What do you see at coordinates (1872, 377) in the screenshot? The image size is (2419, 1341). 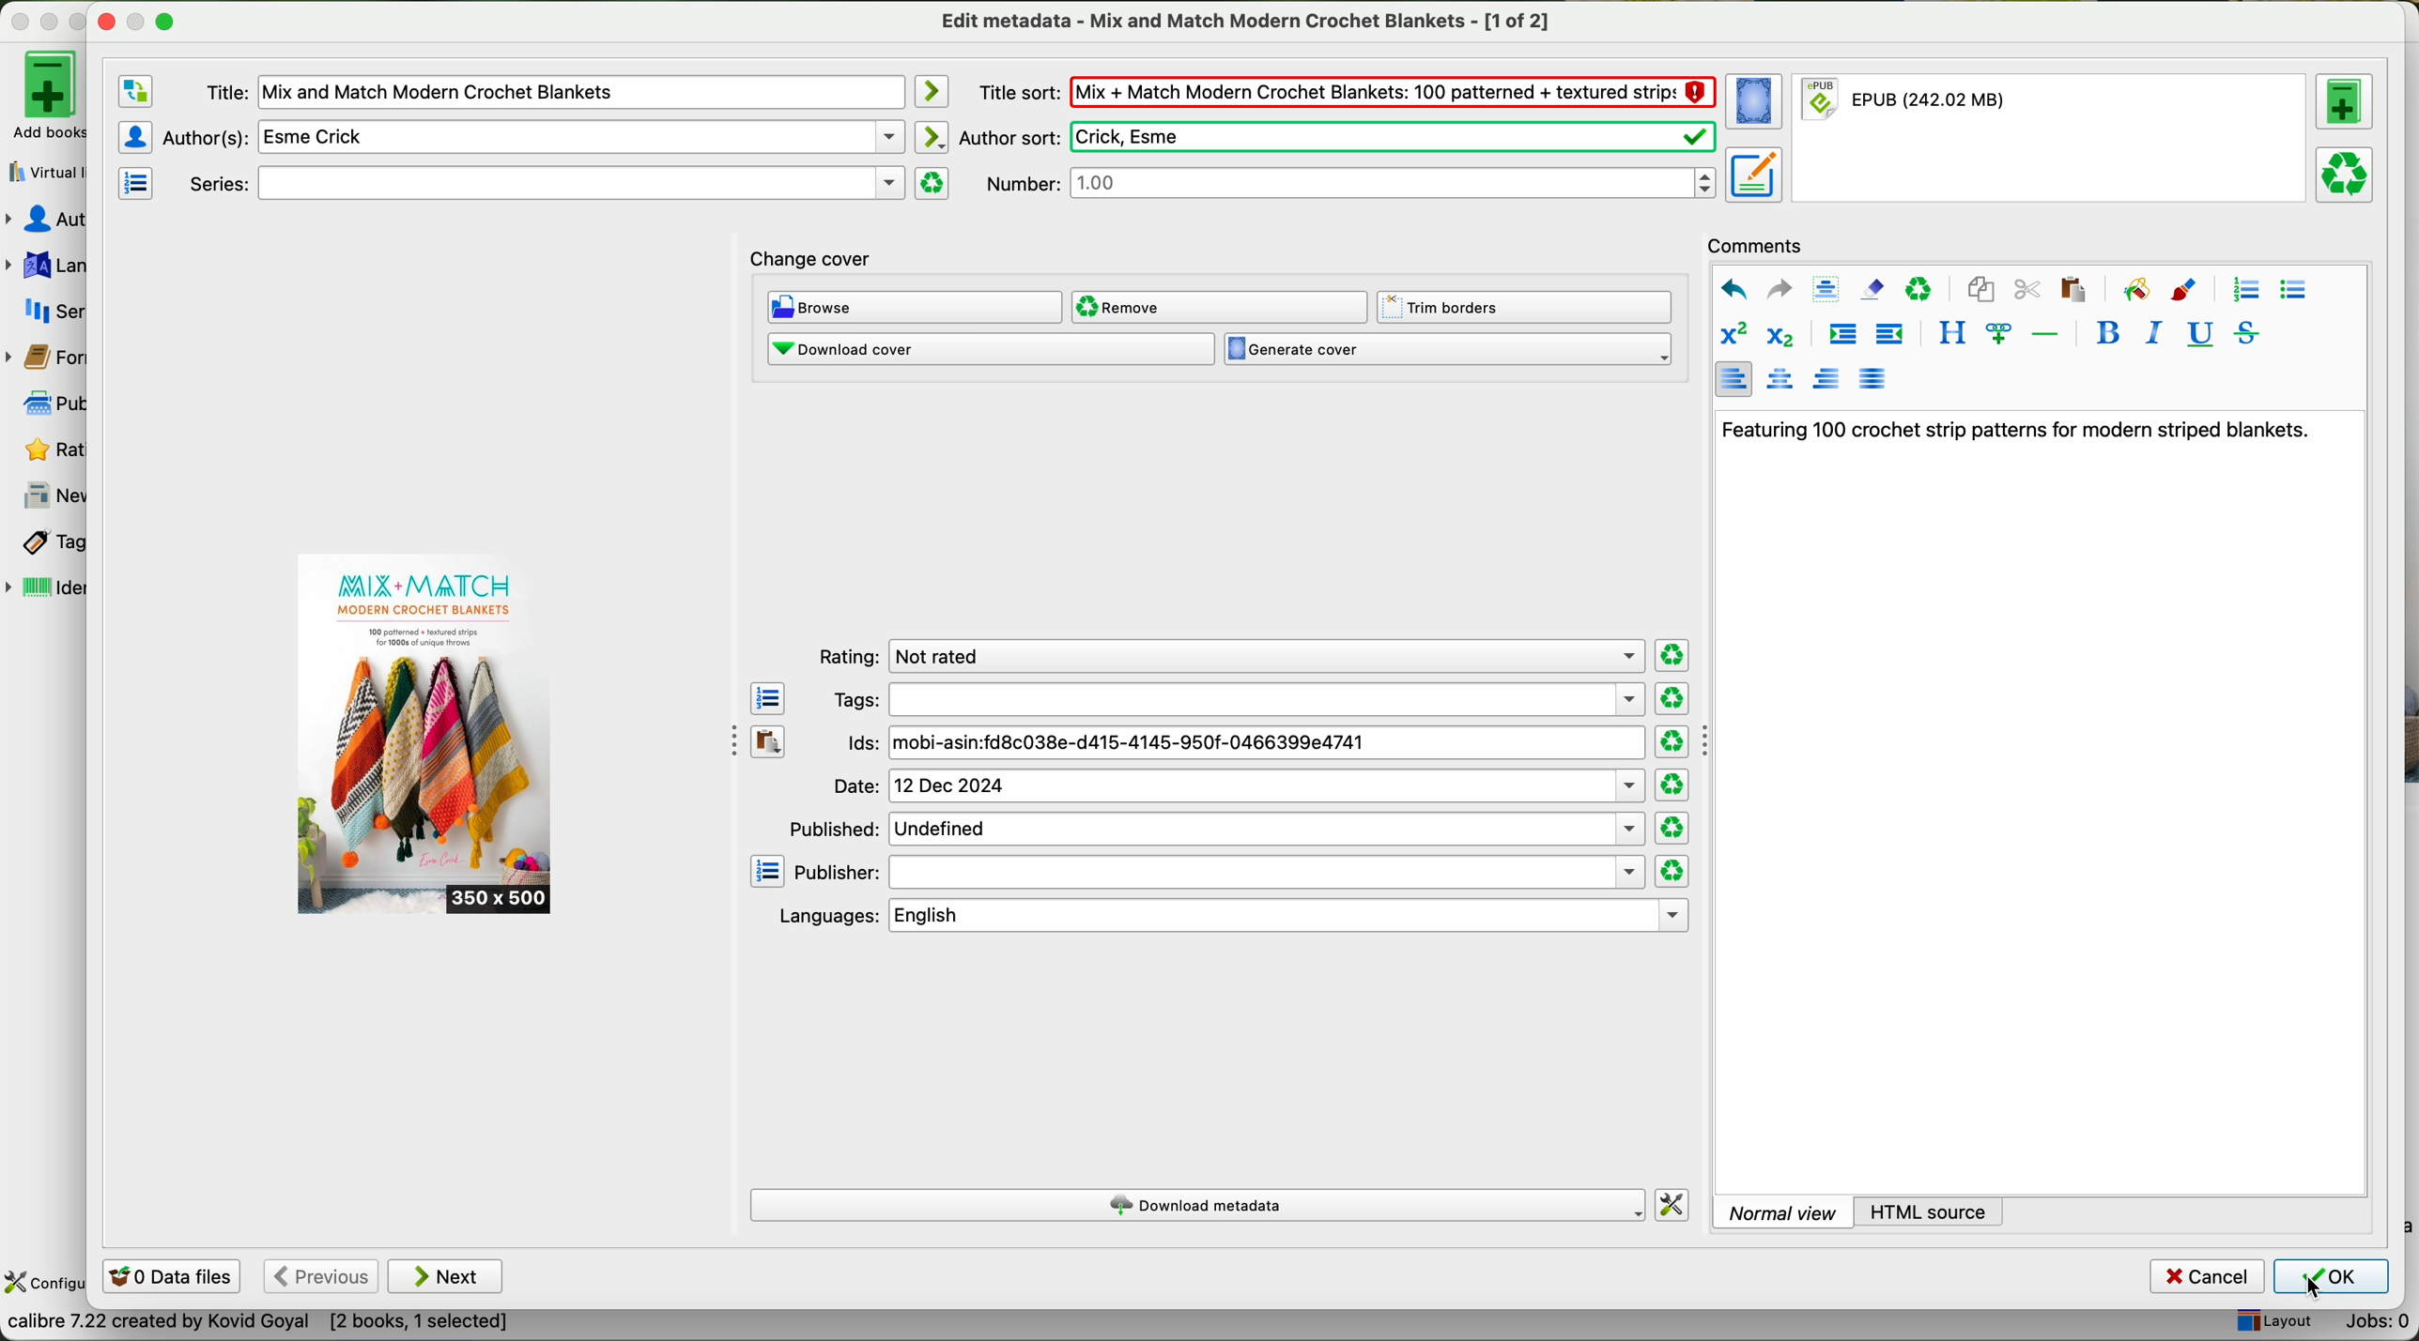 I see `align justified` at bounding box center [1872, 377].